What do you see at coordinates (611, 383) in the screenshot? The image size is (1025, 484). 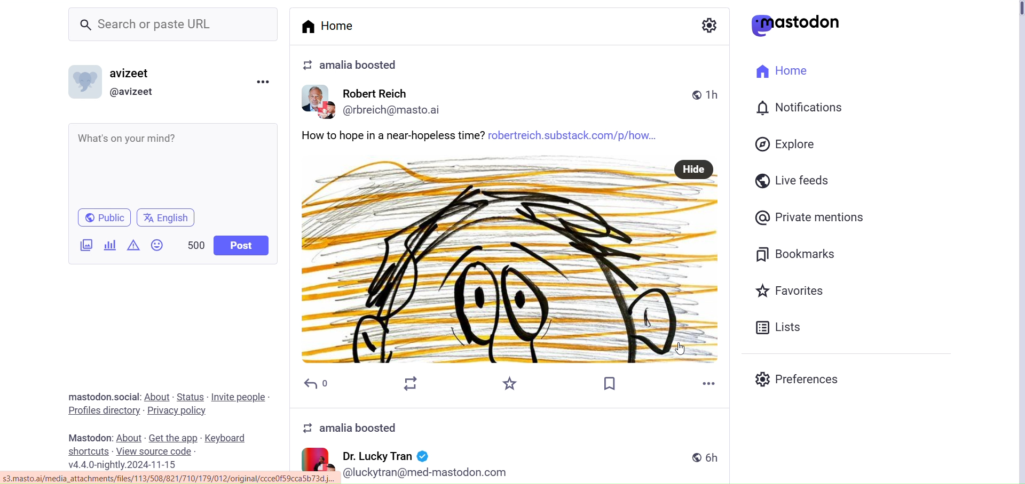 I see `Bookmark` at bounding box center [611, 383].